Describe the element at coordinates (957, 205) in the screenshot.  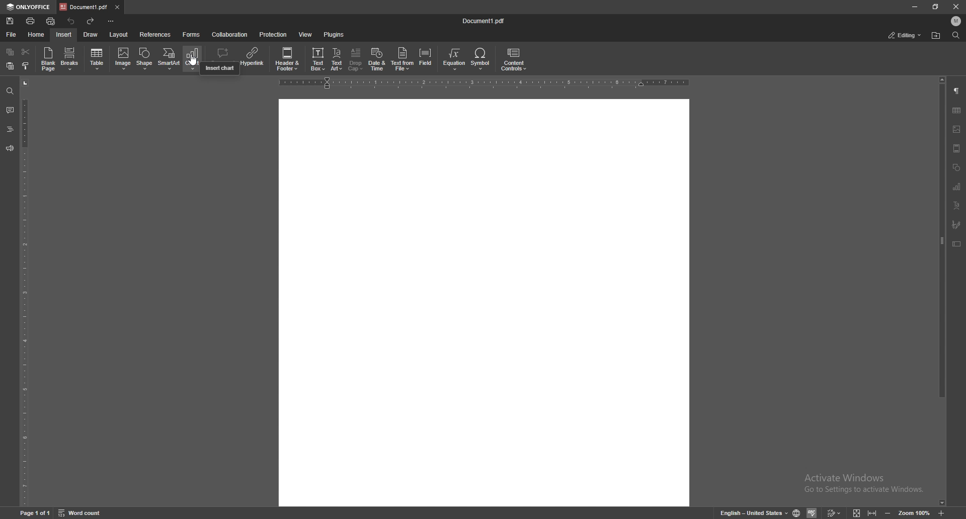
I see `text art` at that location.